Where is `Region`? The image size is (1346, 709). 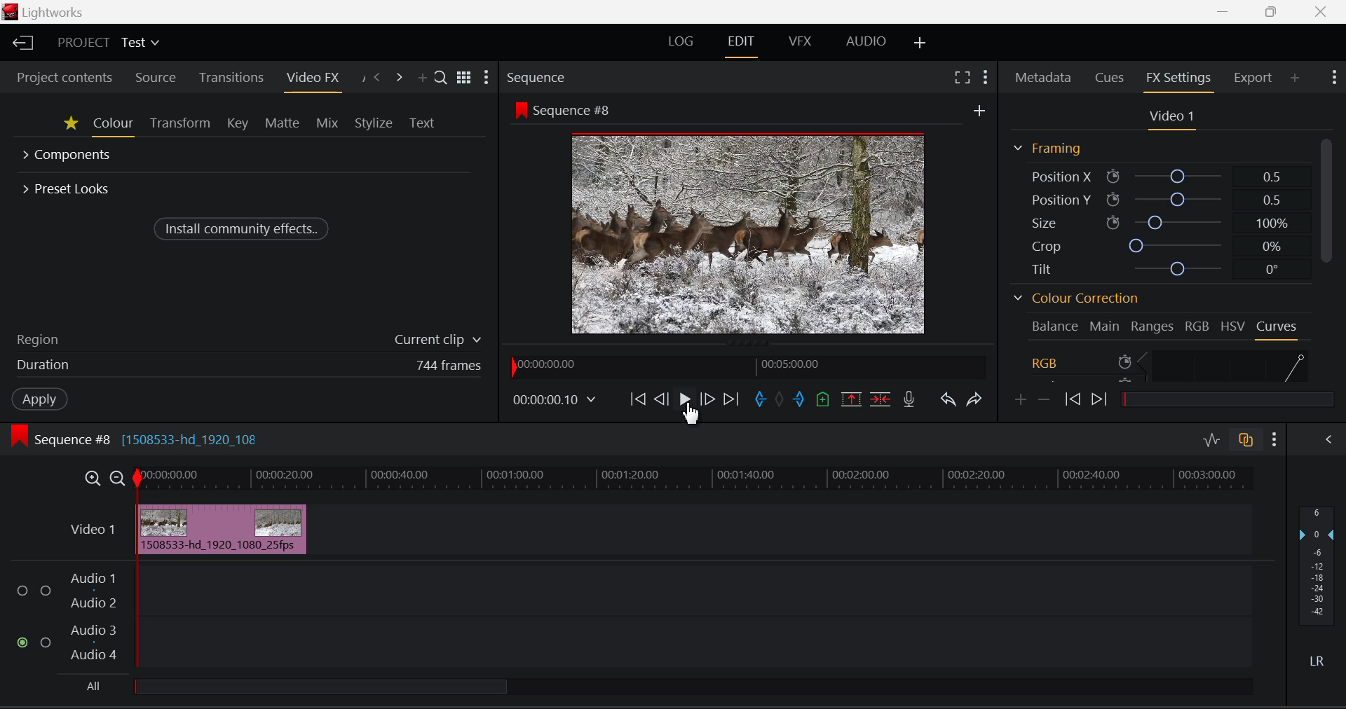 Region is located at coordinates (247, 338).